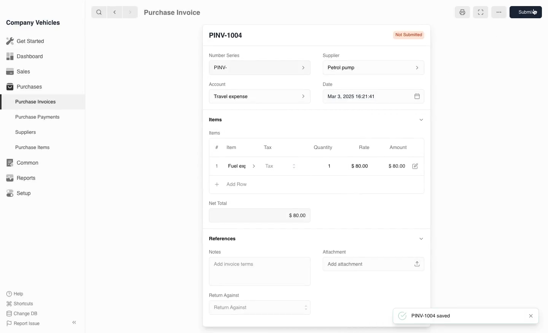 This screenshot has width=548, height=333. I want to click on Tax , so click(280, 167).